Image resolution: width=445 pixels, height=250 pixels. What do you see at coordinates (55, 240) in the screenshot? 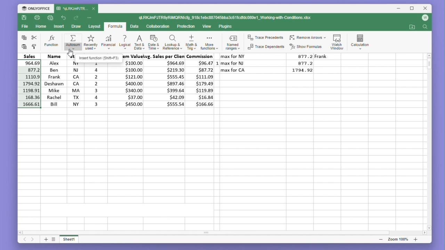
I see `List of sheets` at bounding box center [55, 240].